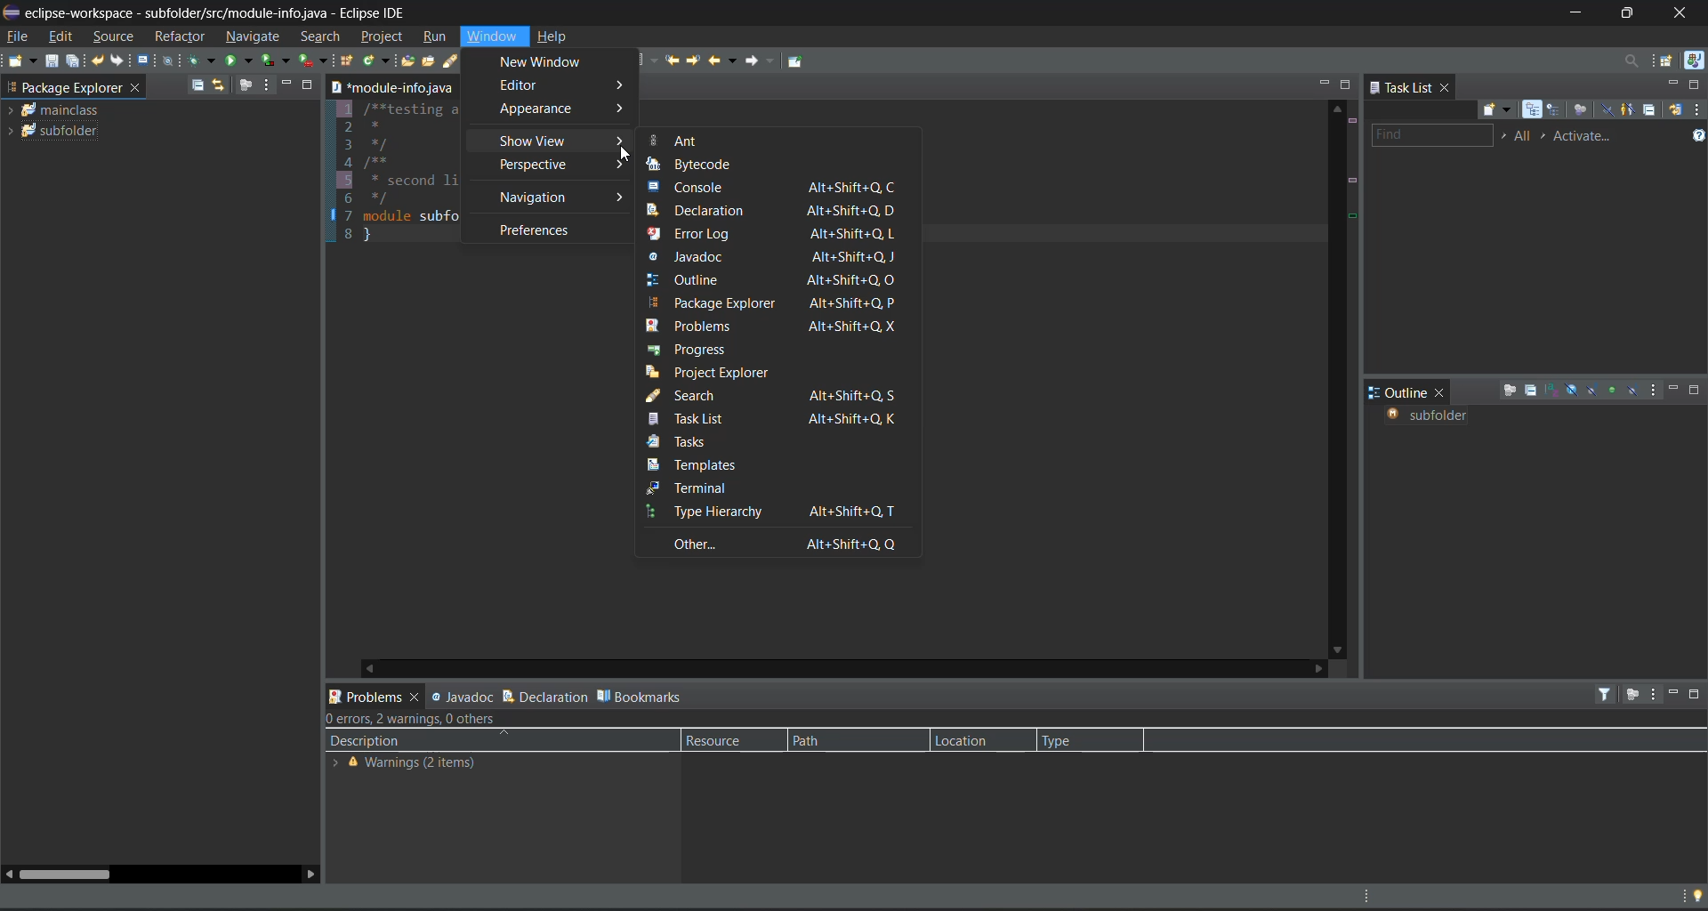 The height and width of the screenshot is (911, 1708). I want to click on declaration, so click(544, 696).